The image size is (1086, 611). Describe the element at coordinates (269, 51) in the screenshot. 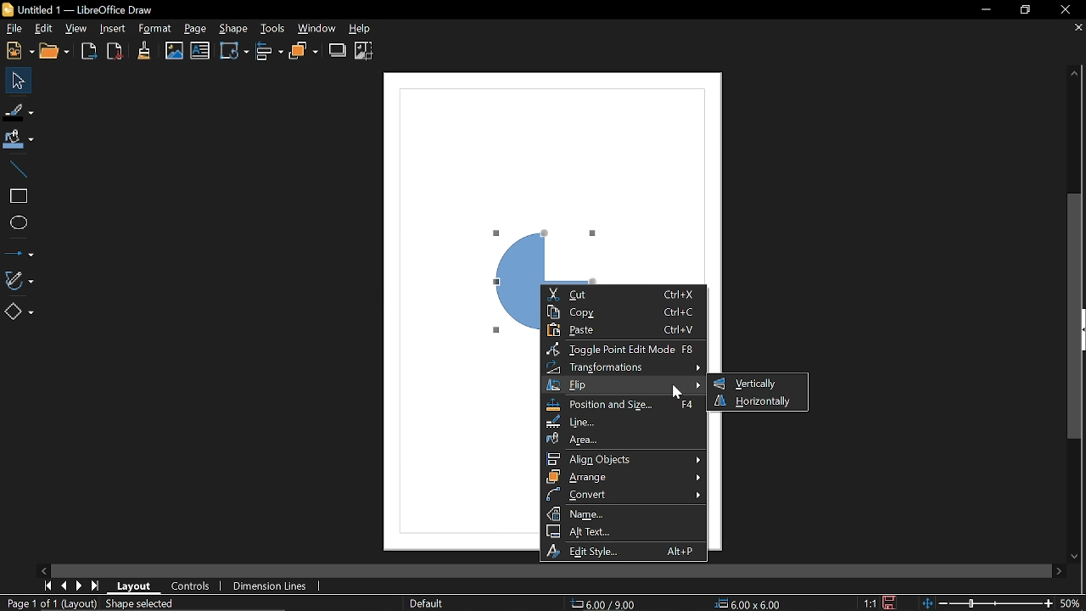

I see `Allign` at that location.